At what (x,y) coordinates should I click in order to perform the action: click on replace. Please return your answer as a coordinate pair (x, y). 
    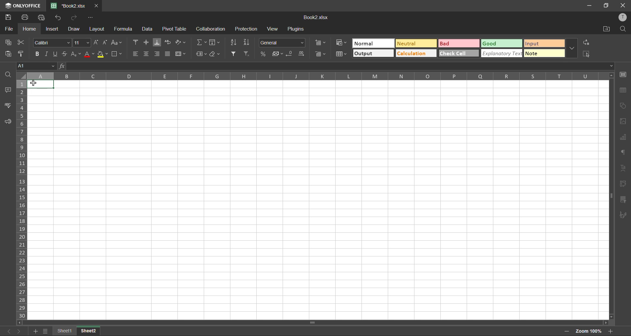
    Looking at the image, I should click on (586, 43).